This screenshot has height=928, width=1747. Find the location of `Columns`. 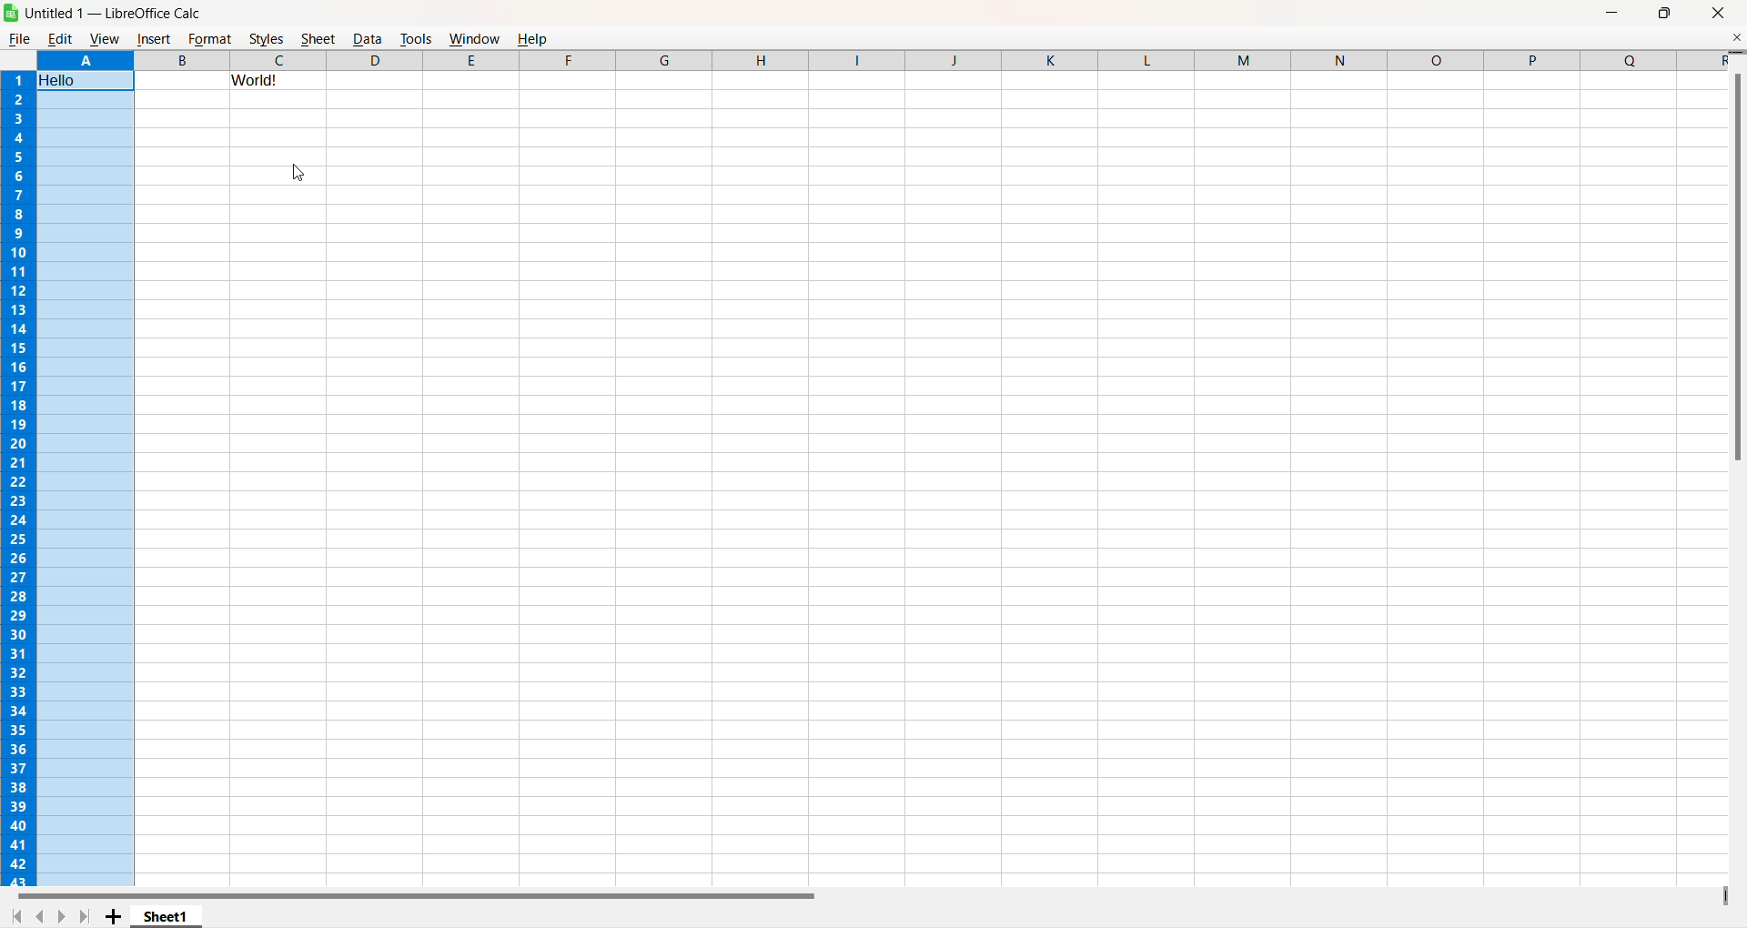

Columns is located at coordinates (976, 60).